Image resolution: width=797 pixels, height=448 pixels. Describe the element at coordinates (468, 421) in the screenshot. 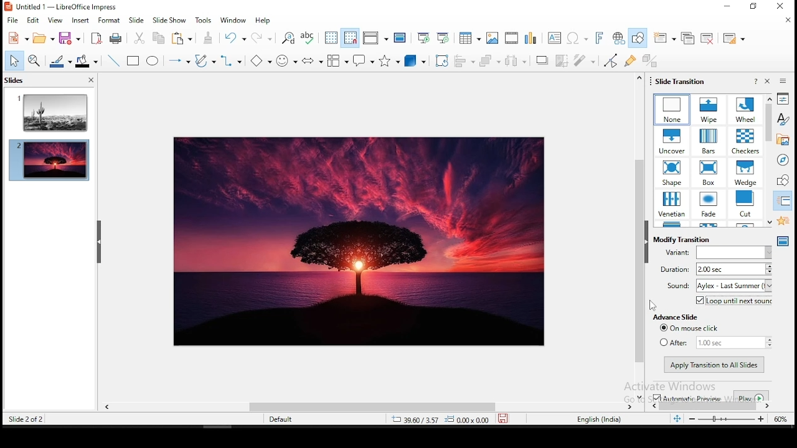

I see `0.00x0.00` at that location.